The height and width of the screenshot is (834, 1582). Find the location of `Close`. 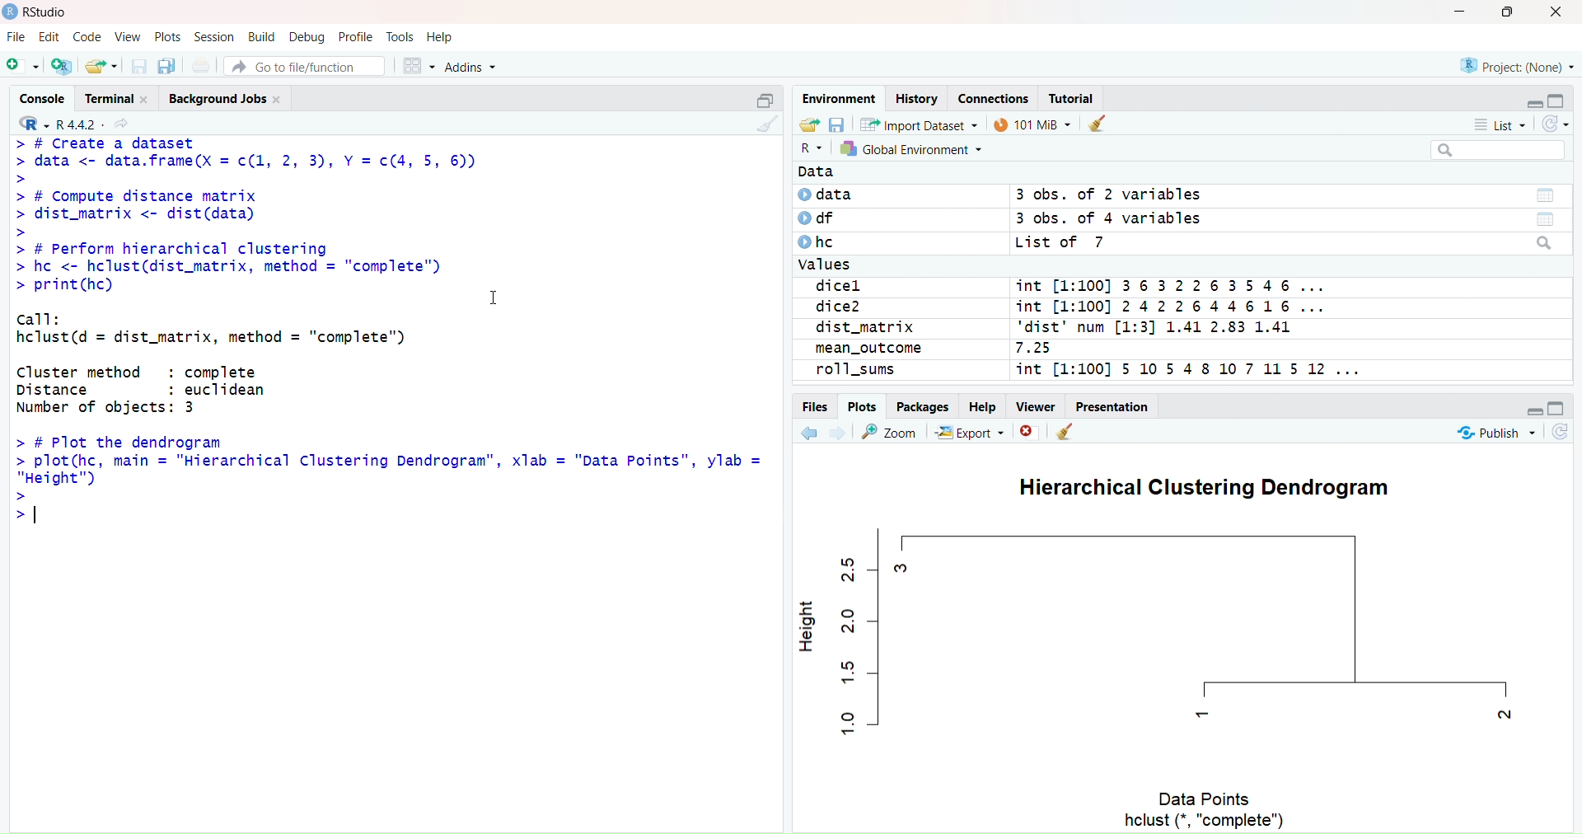

Close is located at coordinates (1556, 16).